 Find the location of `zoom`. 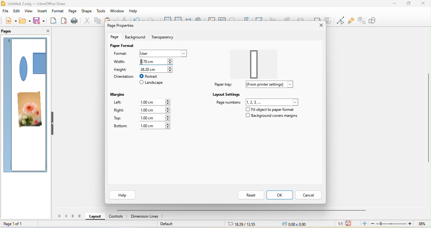

zoom is located at coordinates (399, 224).